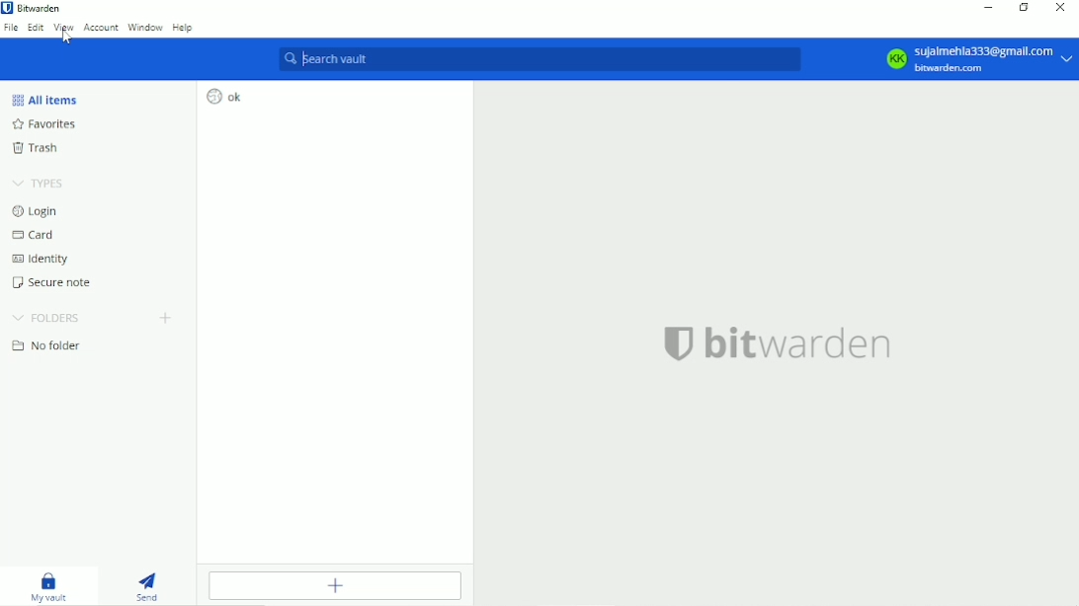 This screenshot has width=1079, height=606. What do you see at coordinates (45, 98) in the screenshot?
I see `All items` at bounding box center [45, 98].